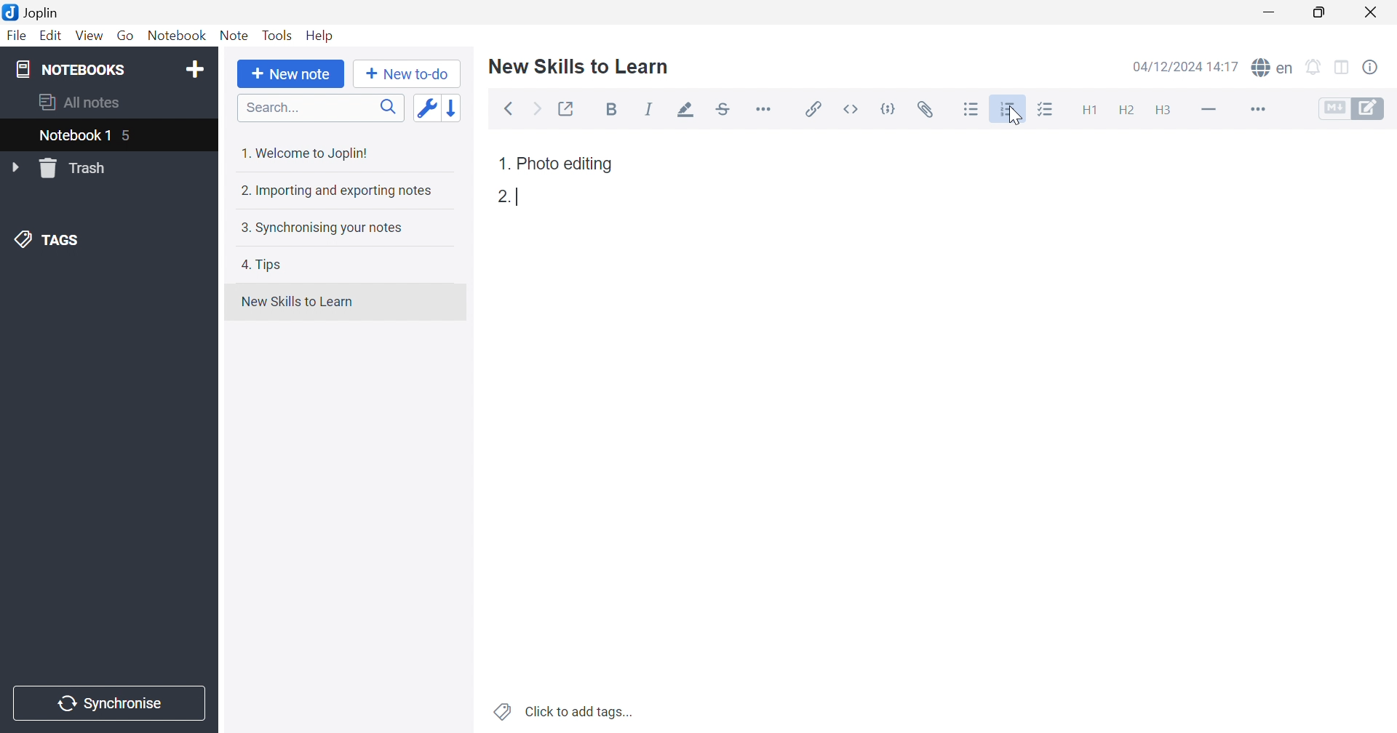 This screenshot has height=733, width=1397. What do you see at coordinates (1088, 111) in the screenshot?
I see `Heading 1` at bounding box center [1088, 111].